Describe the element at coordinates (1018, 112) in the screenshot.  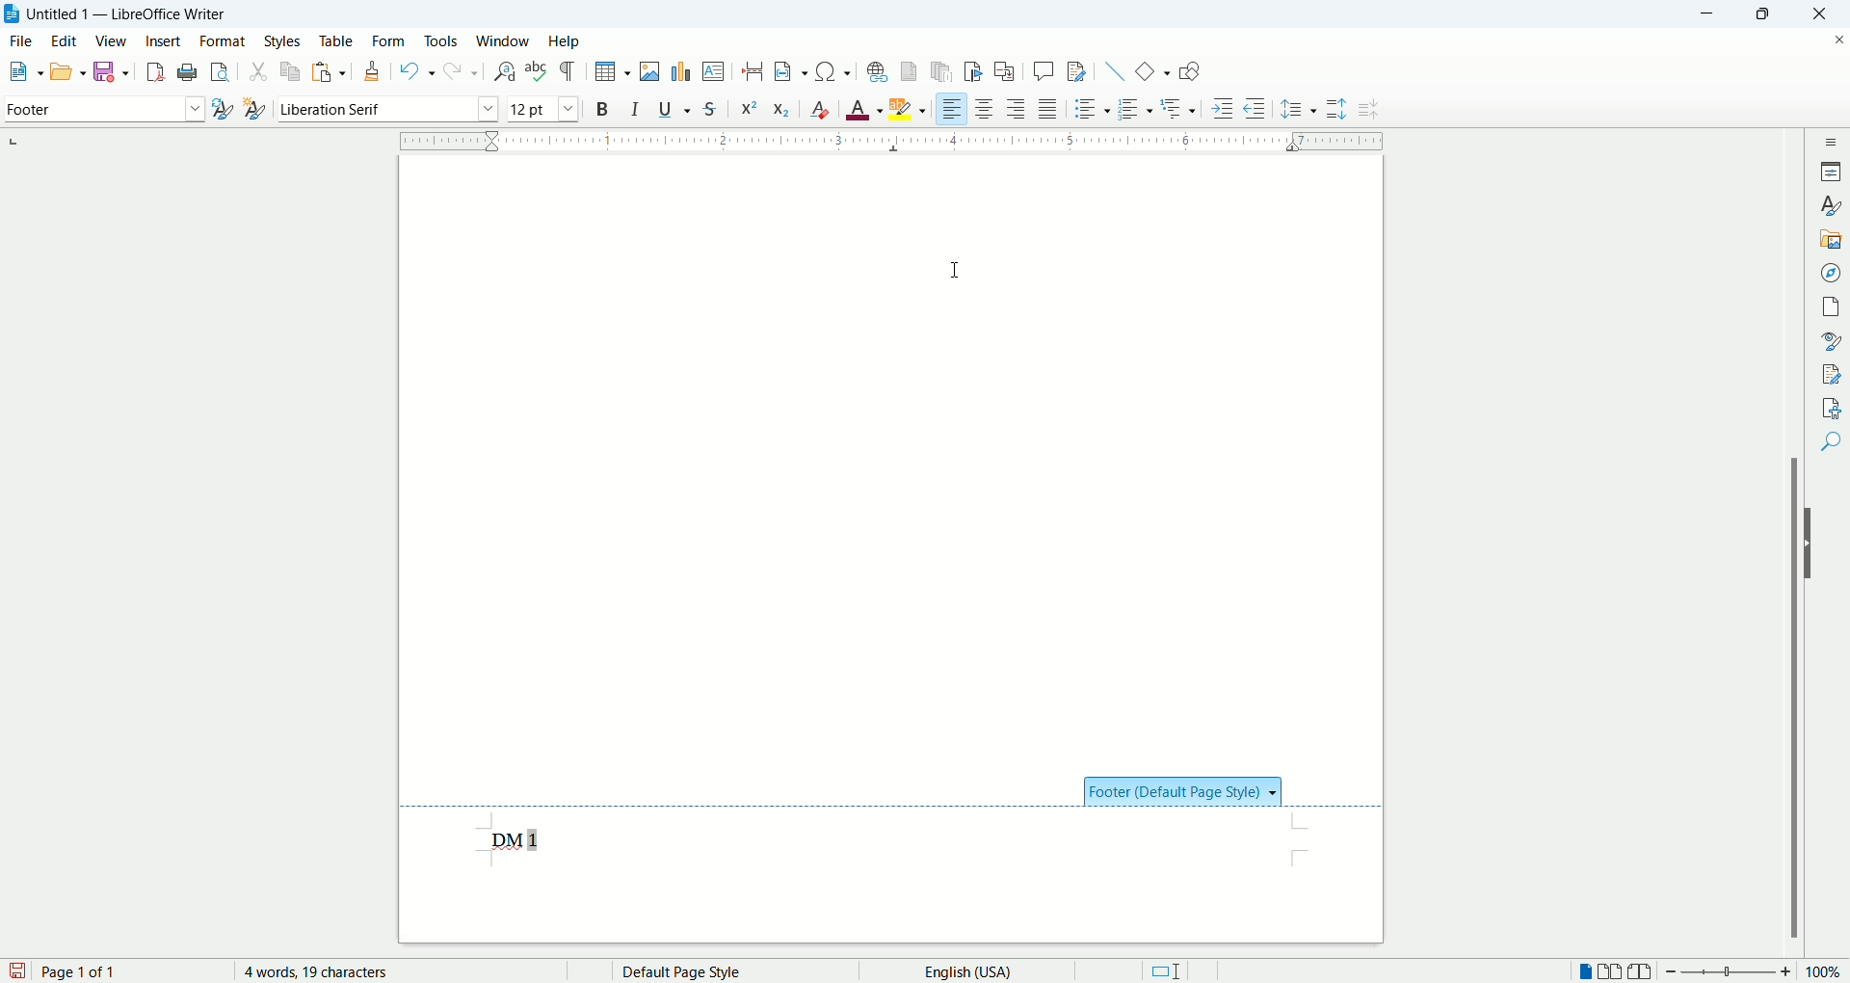
I see `align right` at that location.